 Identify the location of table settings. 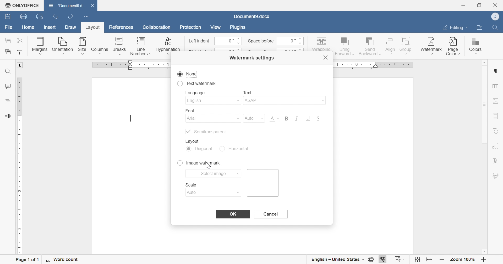
(495, 87).